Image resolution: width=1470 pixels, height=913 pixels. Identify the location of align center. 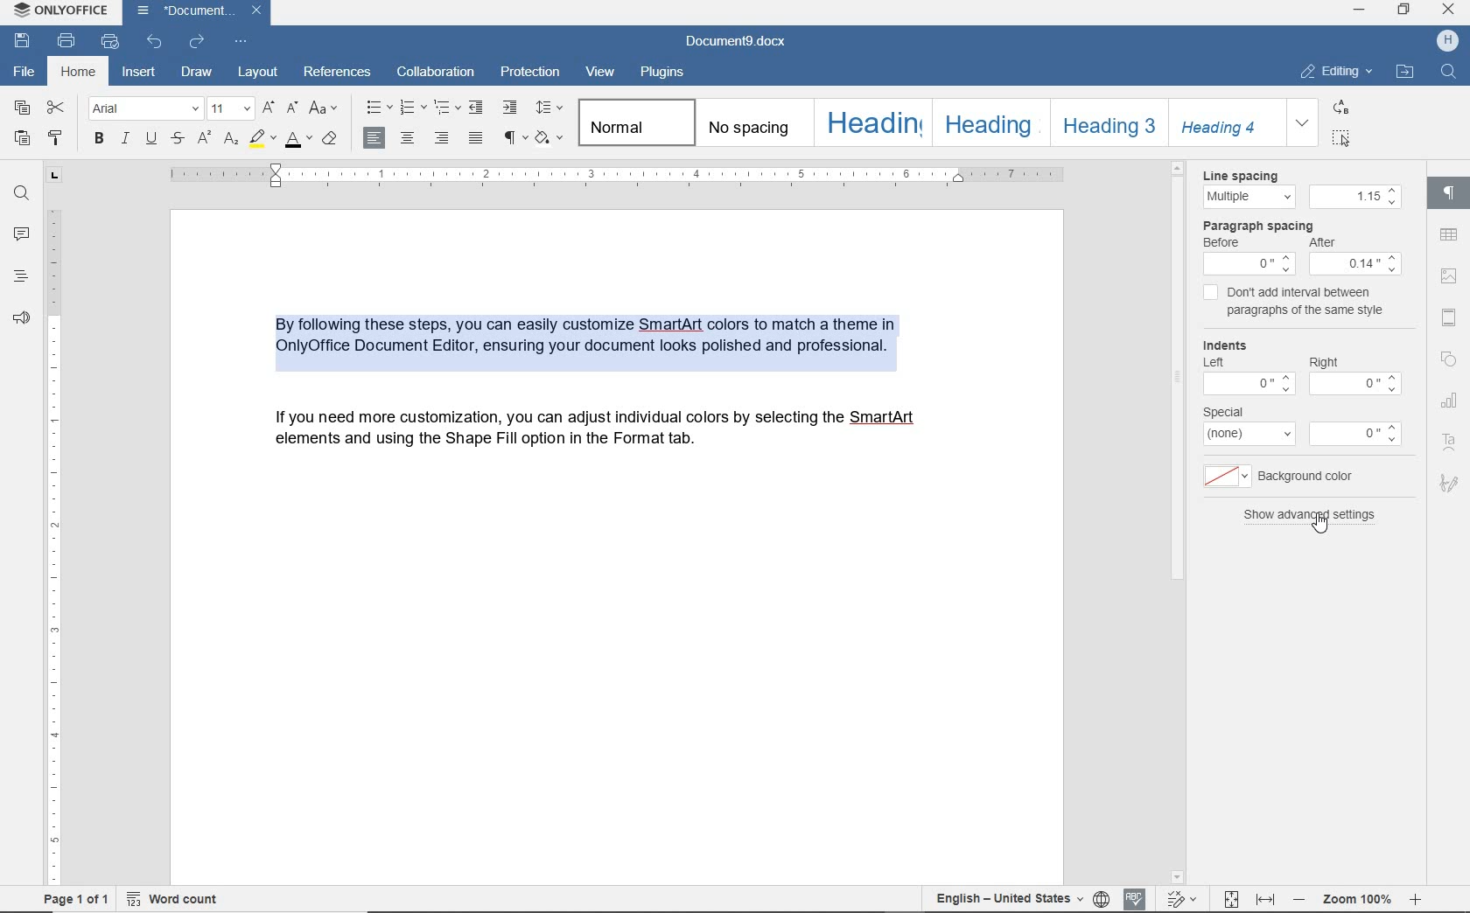
(408, 137).